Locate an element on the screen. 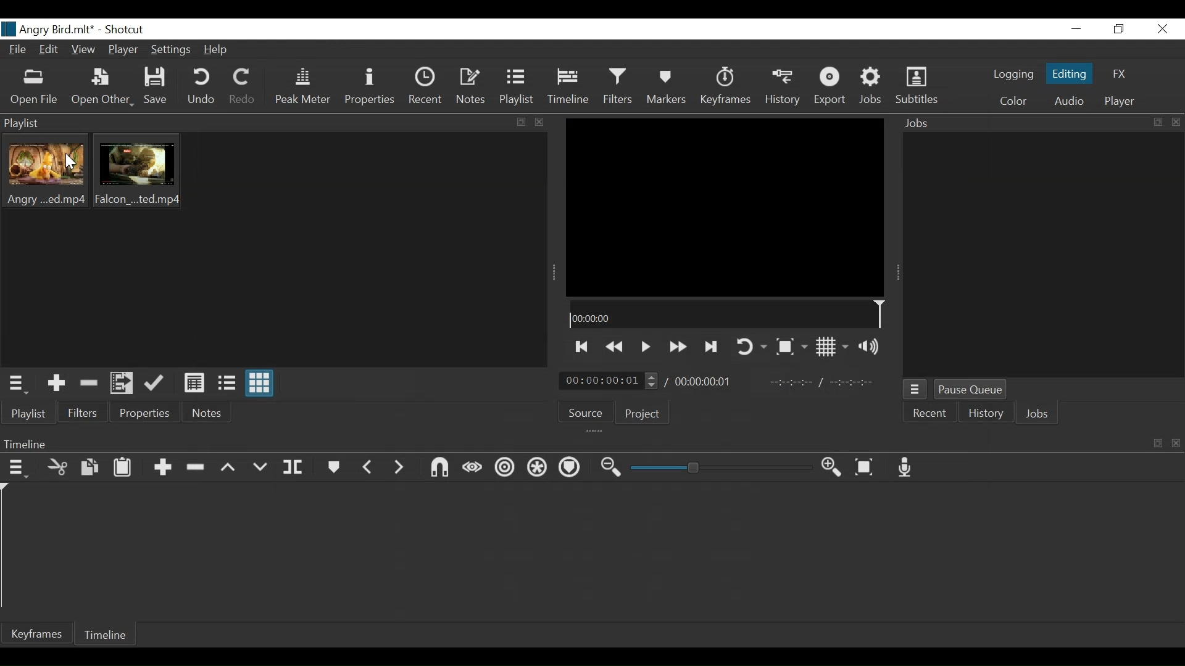 Image resolution: width=1185 pixels, height=666 pixels. Save is located at coordinates (156, 87).